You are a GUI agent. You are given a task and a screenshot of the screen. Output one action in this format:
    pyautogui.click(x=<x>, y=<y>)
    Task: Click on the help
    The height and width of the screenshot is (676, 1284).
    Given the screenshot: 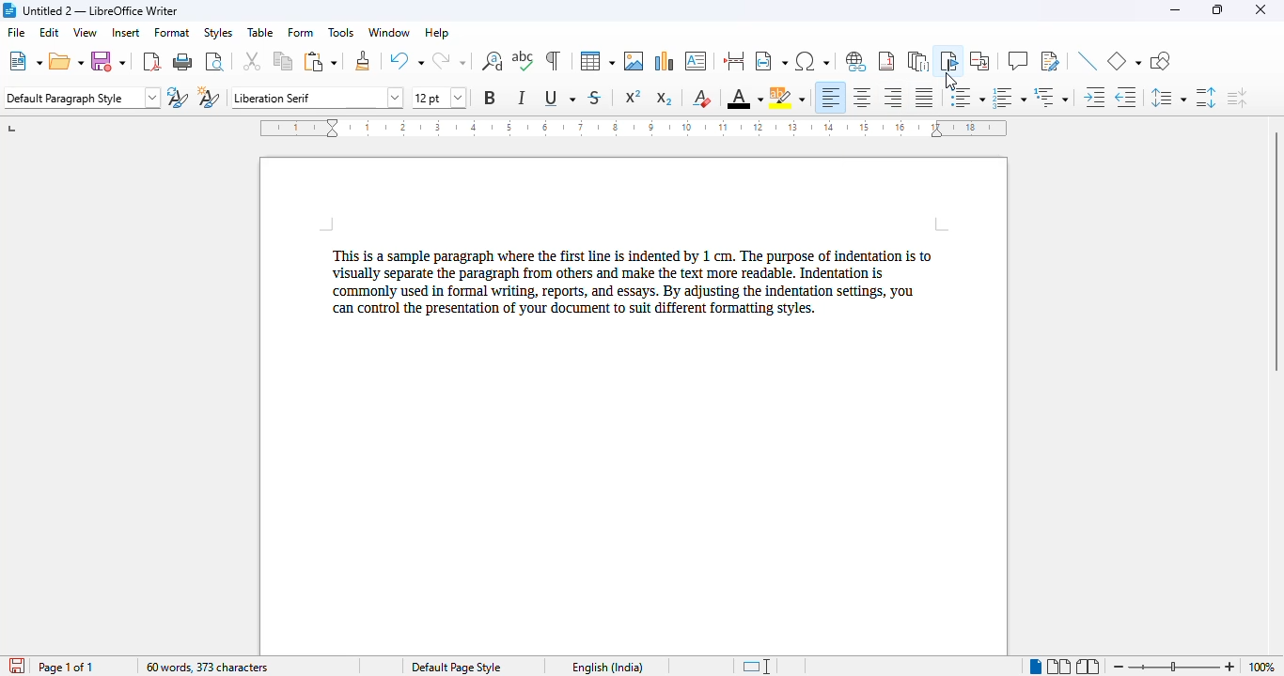 What is the action you would take?
    pyautogui.click(x=437, y=33)
    